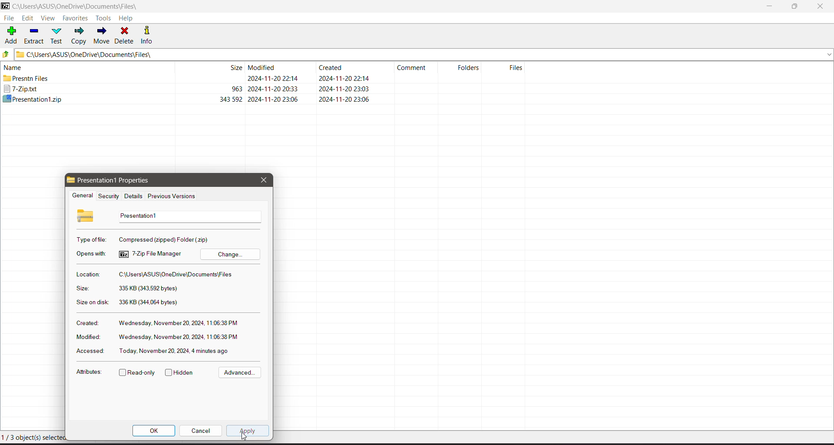 The image size is (834, 445). Describe the element at coordinates (230, 254) in the screenshot. I see `Click to change the app to pen the selected file` at that location.